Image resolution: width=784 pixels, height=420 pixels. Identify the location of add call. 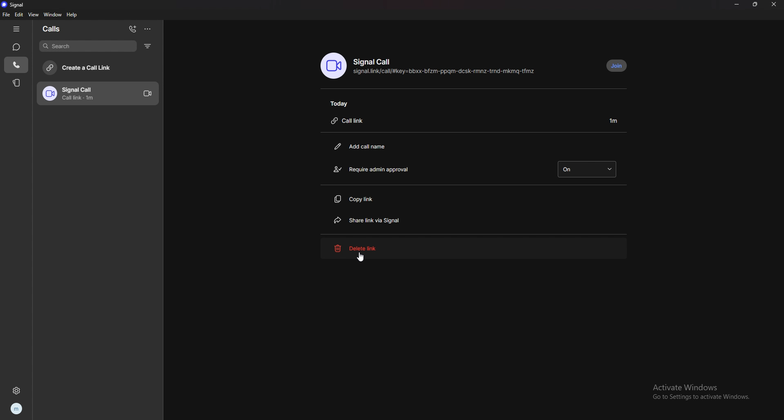
(134, 28).